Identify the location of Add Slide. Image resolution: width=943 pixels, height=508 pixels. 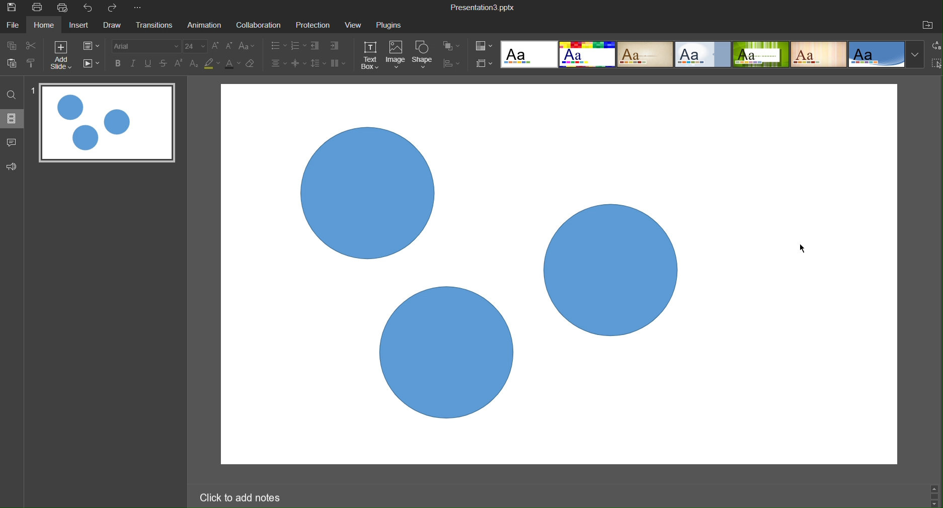
(66, 58).